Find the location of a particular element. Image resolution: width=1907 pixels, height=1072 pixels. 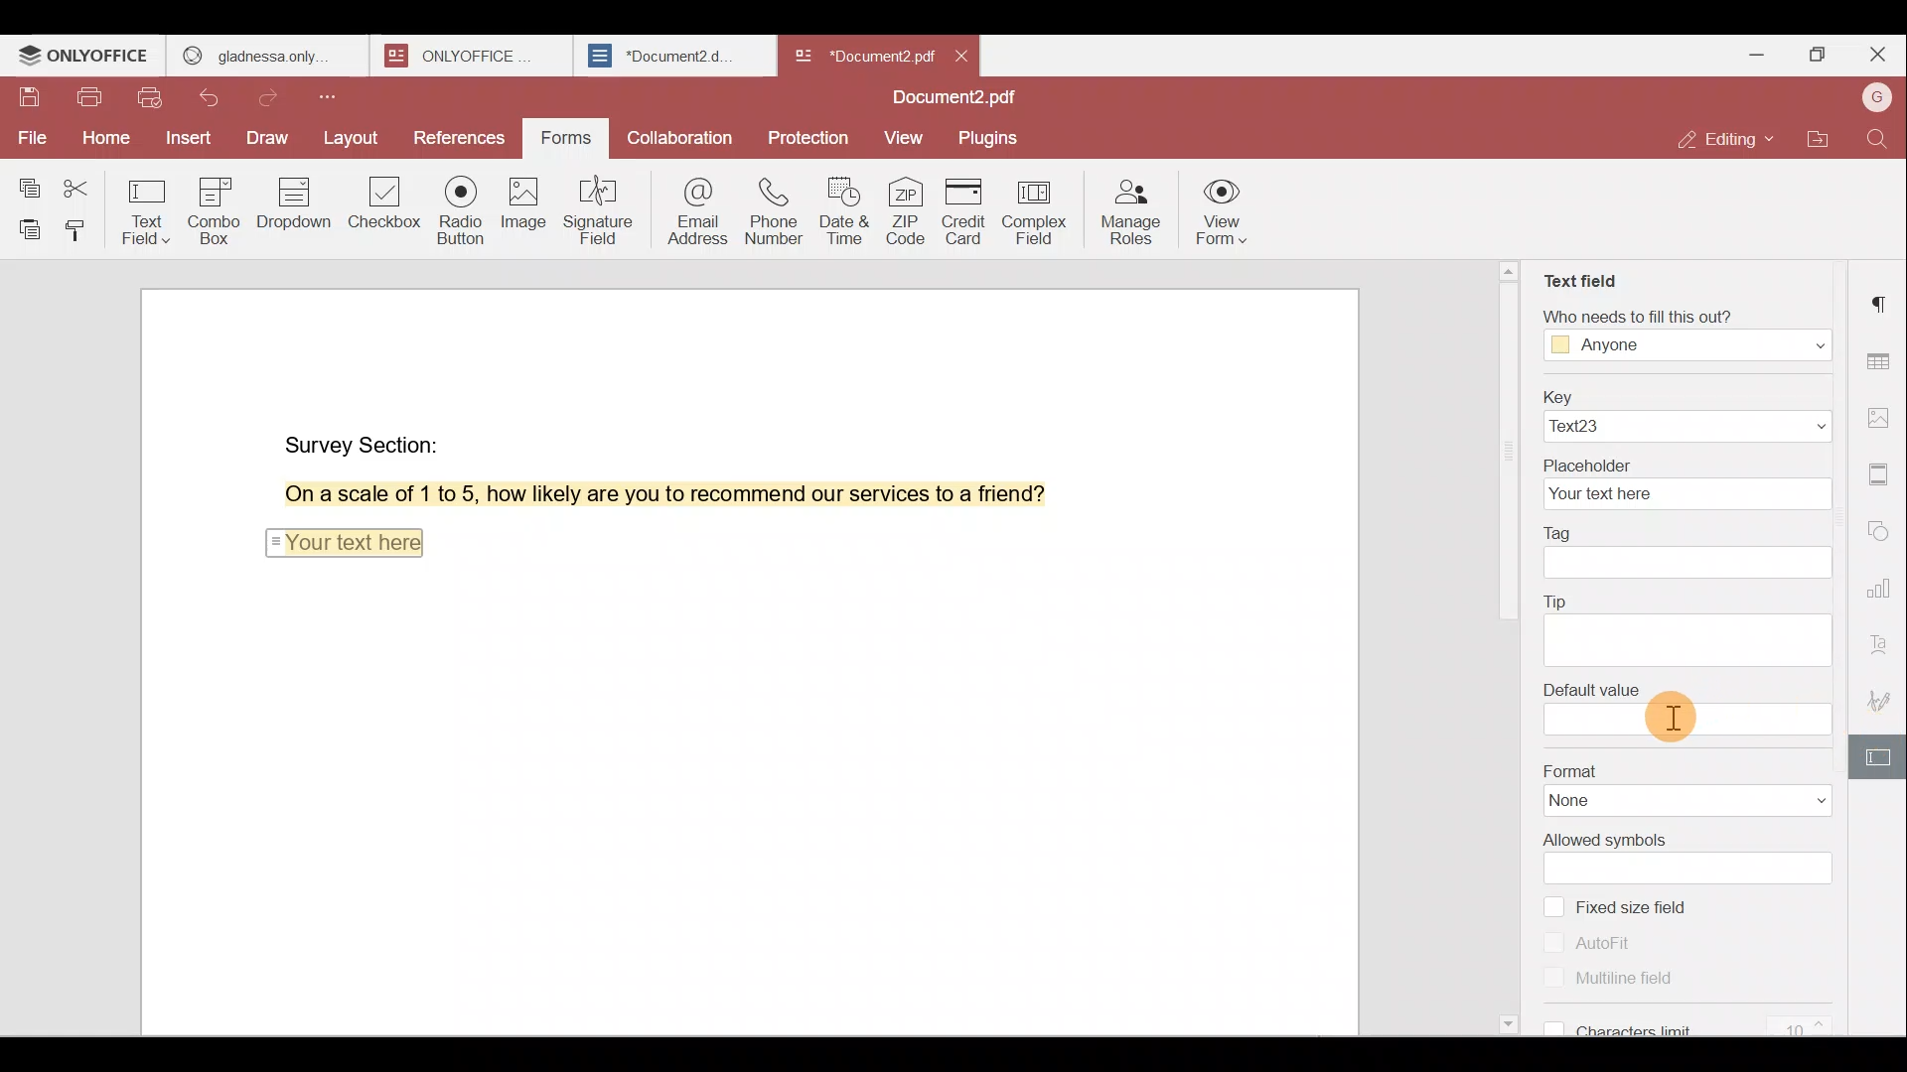

Tag is located at coordinates (1690, 554).